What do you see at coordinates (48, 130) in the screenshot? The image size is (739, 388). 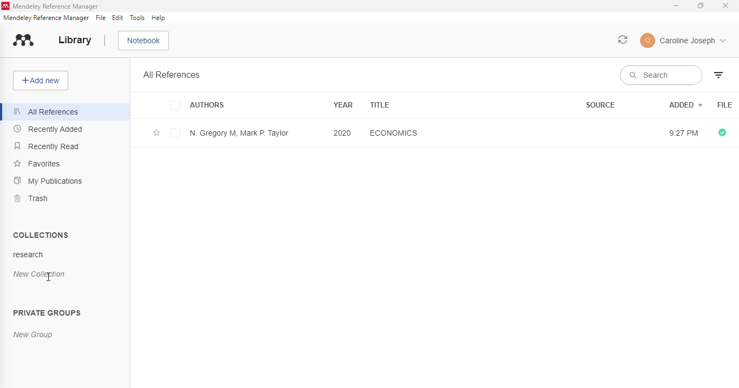 I see `recently added` at bounding box center [48, 130].